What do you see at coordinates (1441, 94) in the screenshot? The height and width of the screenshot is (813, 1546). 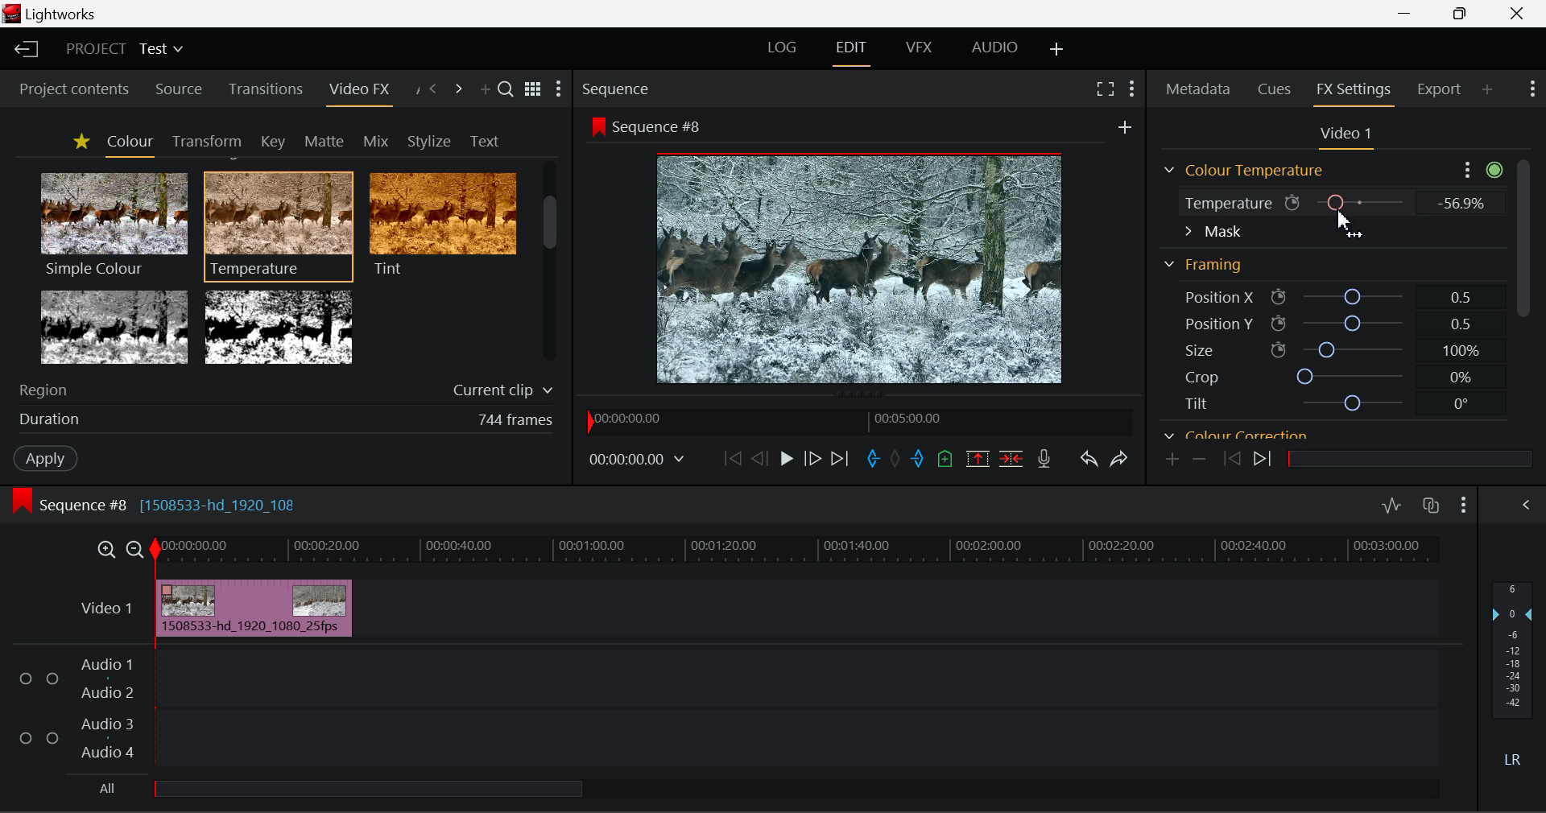 I see `Export` at bounding box center [1441, 94].